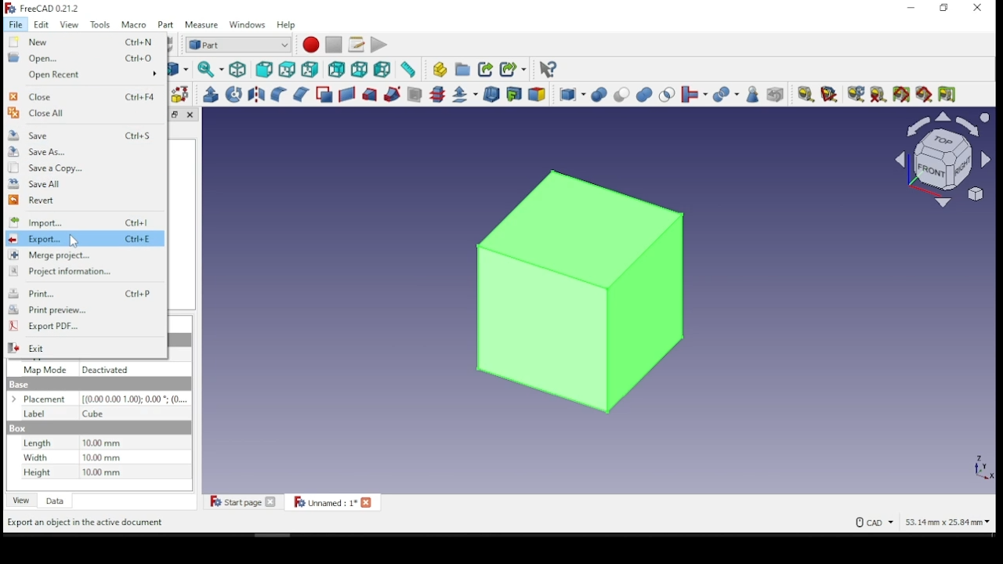  I want to click on part, so click(168, 24).